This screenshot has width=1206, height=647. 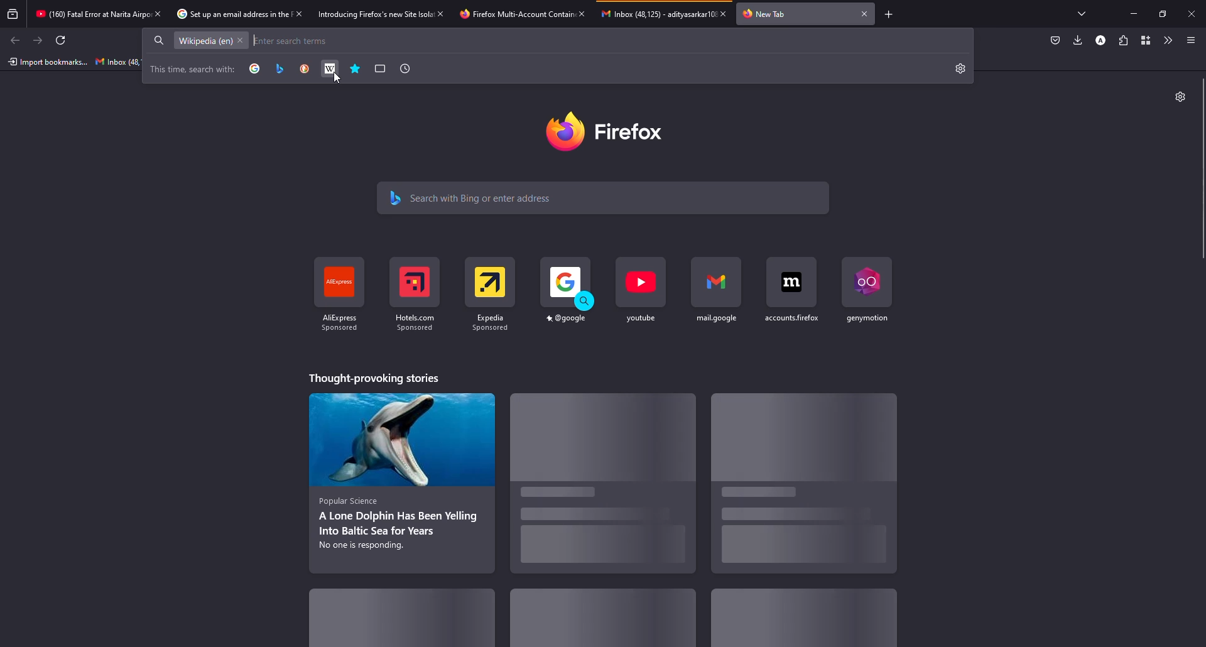 I want to click on menu, so click(x=1191, y=40).